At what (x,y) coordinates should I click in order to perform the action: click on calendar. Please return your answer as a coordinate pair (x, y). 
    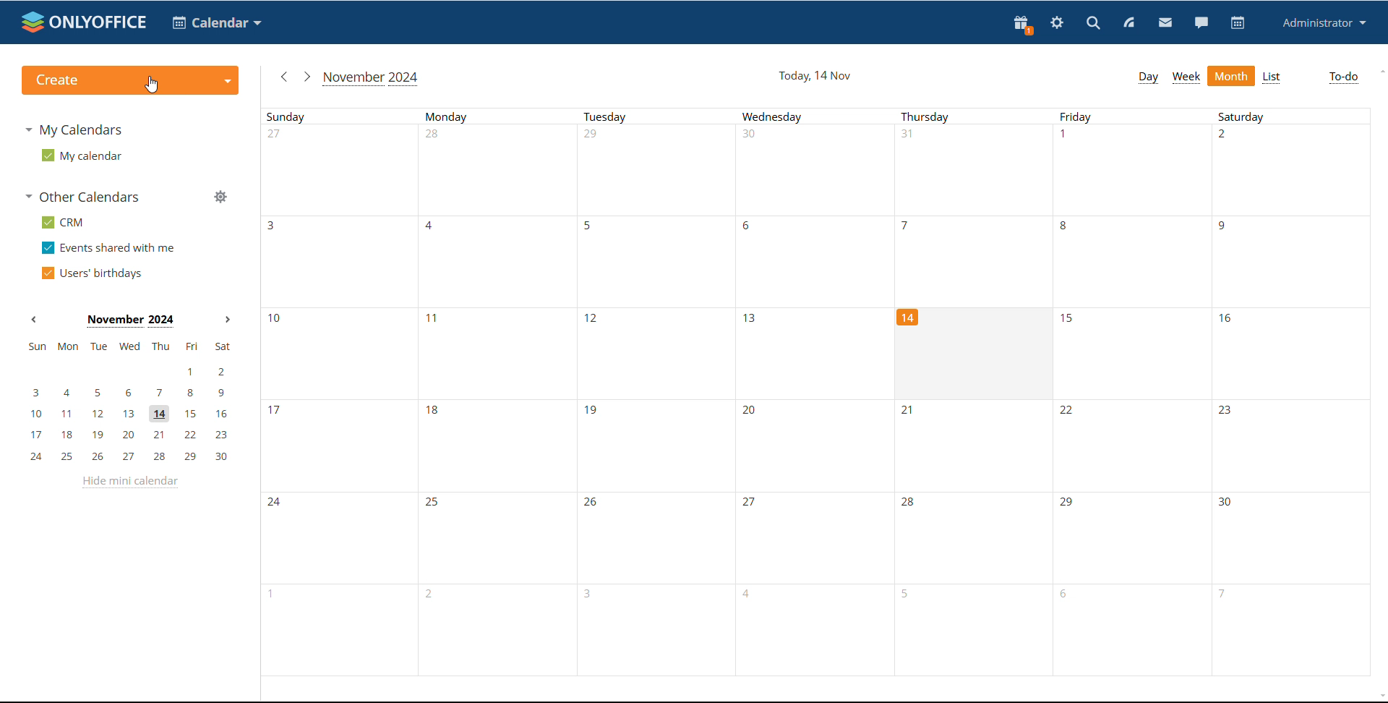
    Looking at the image, I should click on (217, 22).